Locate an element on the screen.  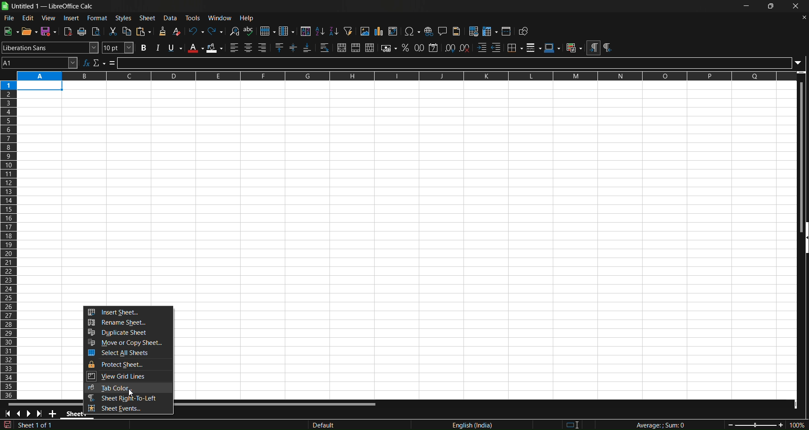
define print area is located at coordinates (474, 31).